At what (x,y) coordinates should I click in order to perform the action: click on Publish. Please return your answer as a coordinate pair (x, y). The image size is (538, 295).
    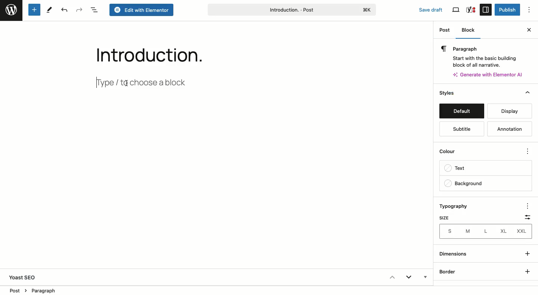
    Looking at the image, I should click on (507, 10).